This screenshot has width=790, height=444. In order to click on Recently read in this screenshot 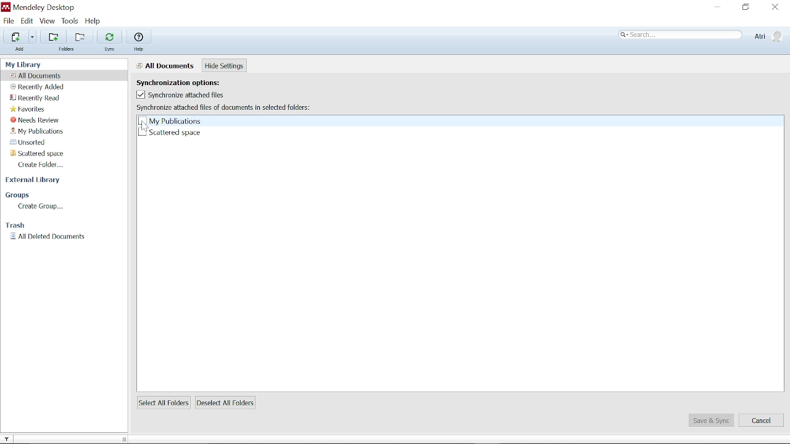, I will do `click(36, 97)`.